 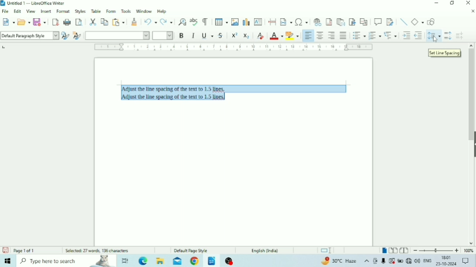 What do you see at coordinates (302, 21) in the screenshot?
I see `Insert Special Characters` at bounding box center [302, 21].